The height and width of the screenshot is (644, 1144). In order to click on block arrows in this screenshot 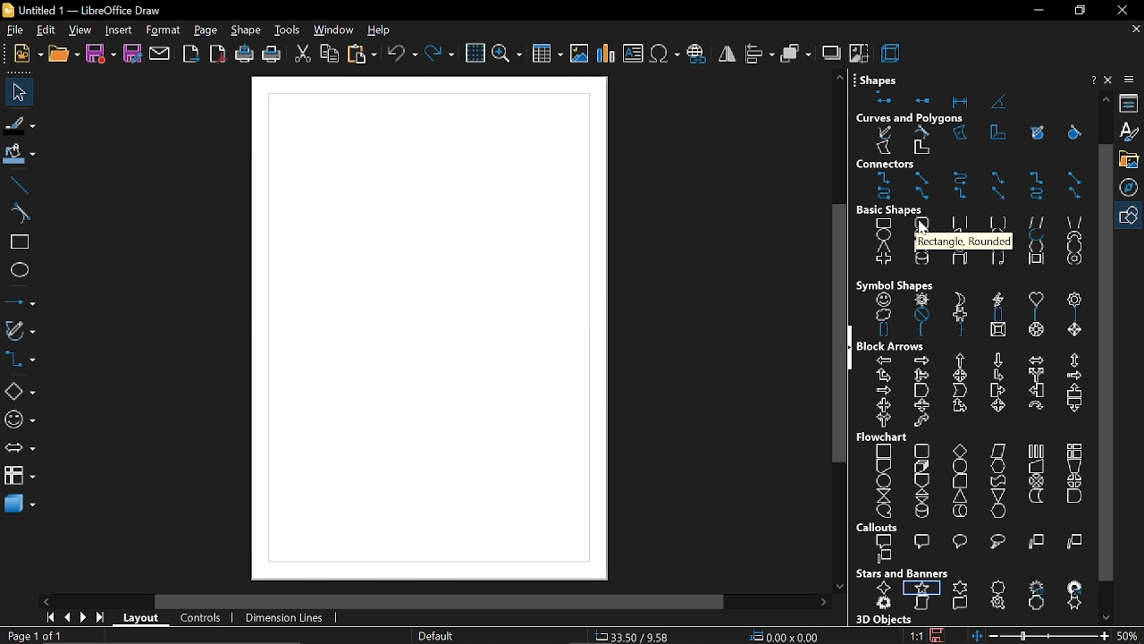, I will do `click(974, 392)`.